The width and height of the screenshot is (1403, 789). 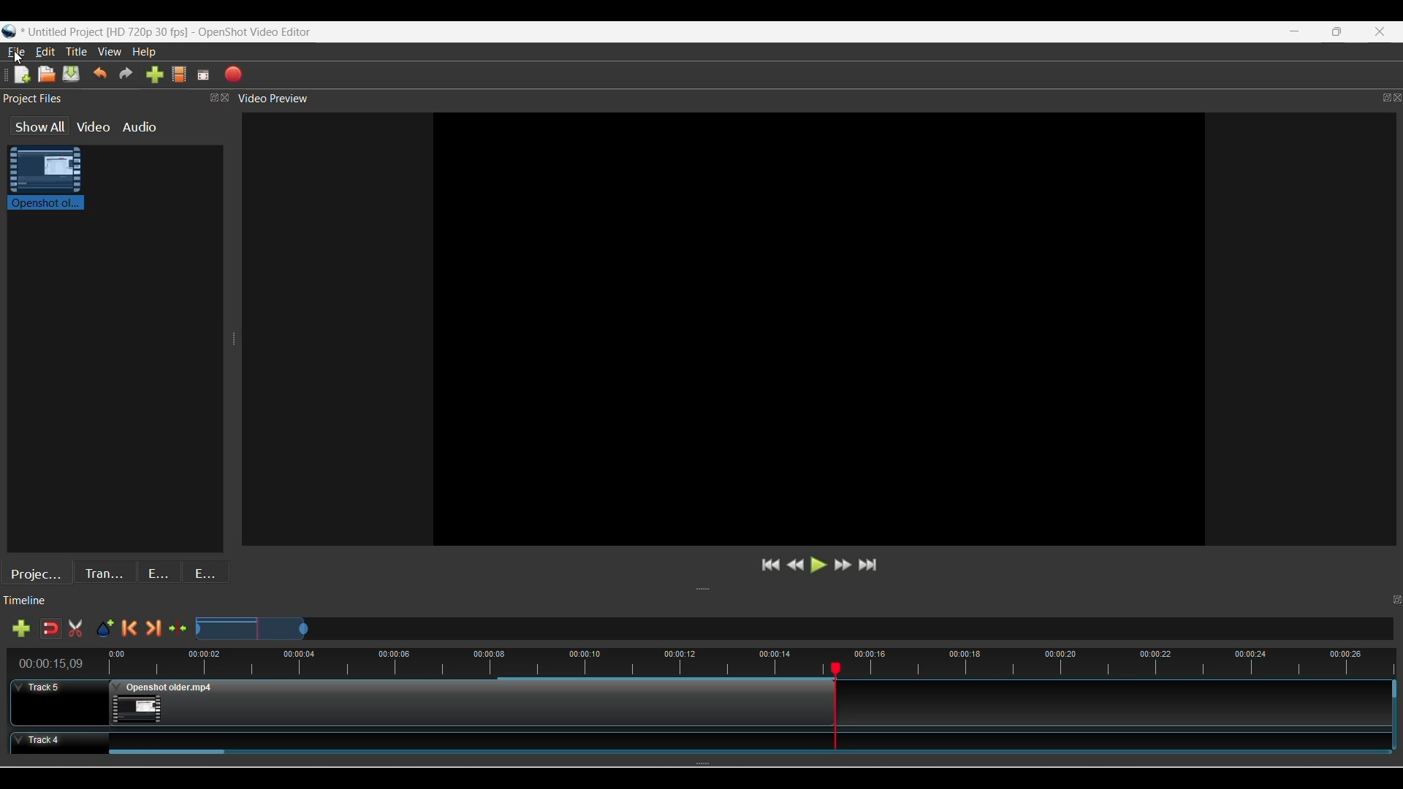 I want to click on Center the timeline on the playhead, so click(x=178, y=628).